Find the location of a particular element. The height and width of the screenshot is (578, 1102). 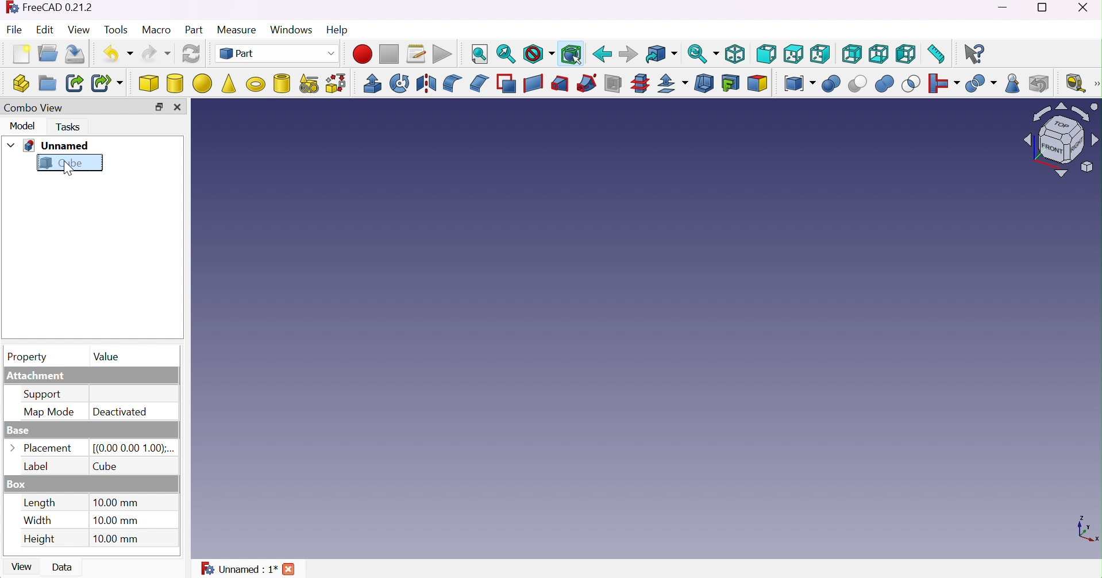

New is located at coordinates (22, 56).